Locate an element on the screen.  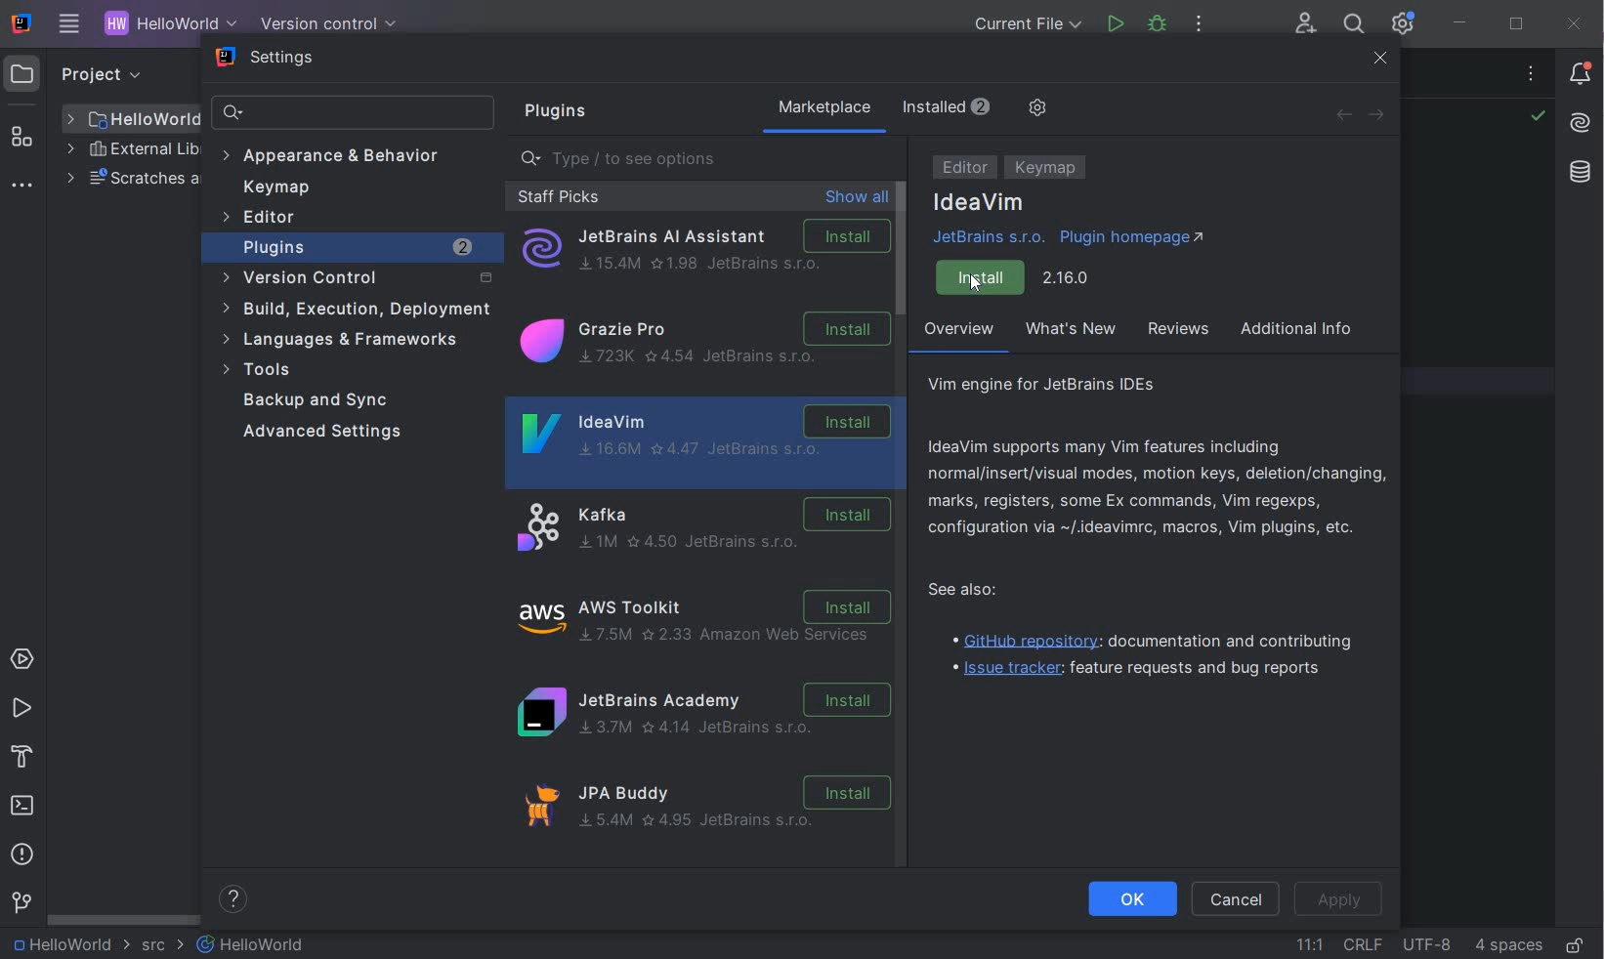
EDITOR is located at coordinates (965, 169).